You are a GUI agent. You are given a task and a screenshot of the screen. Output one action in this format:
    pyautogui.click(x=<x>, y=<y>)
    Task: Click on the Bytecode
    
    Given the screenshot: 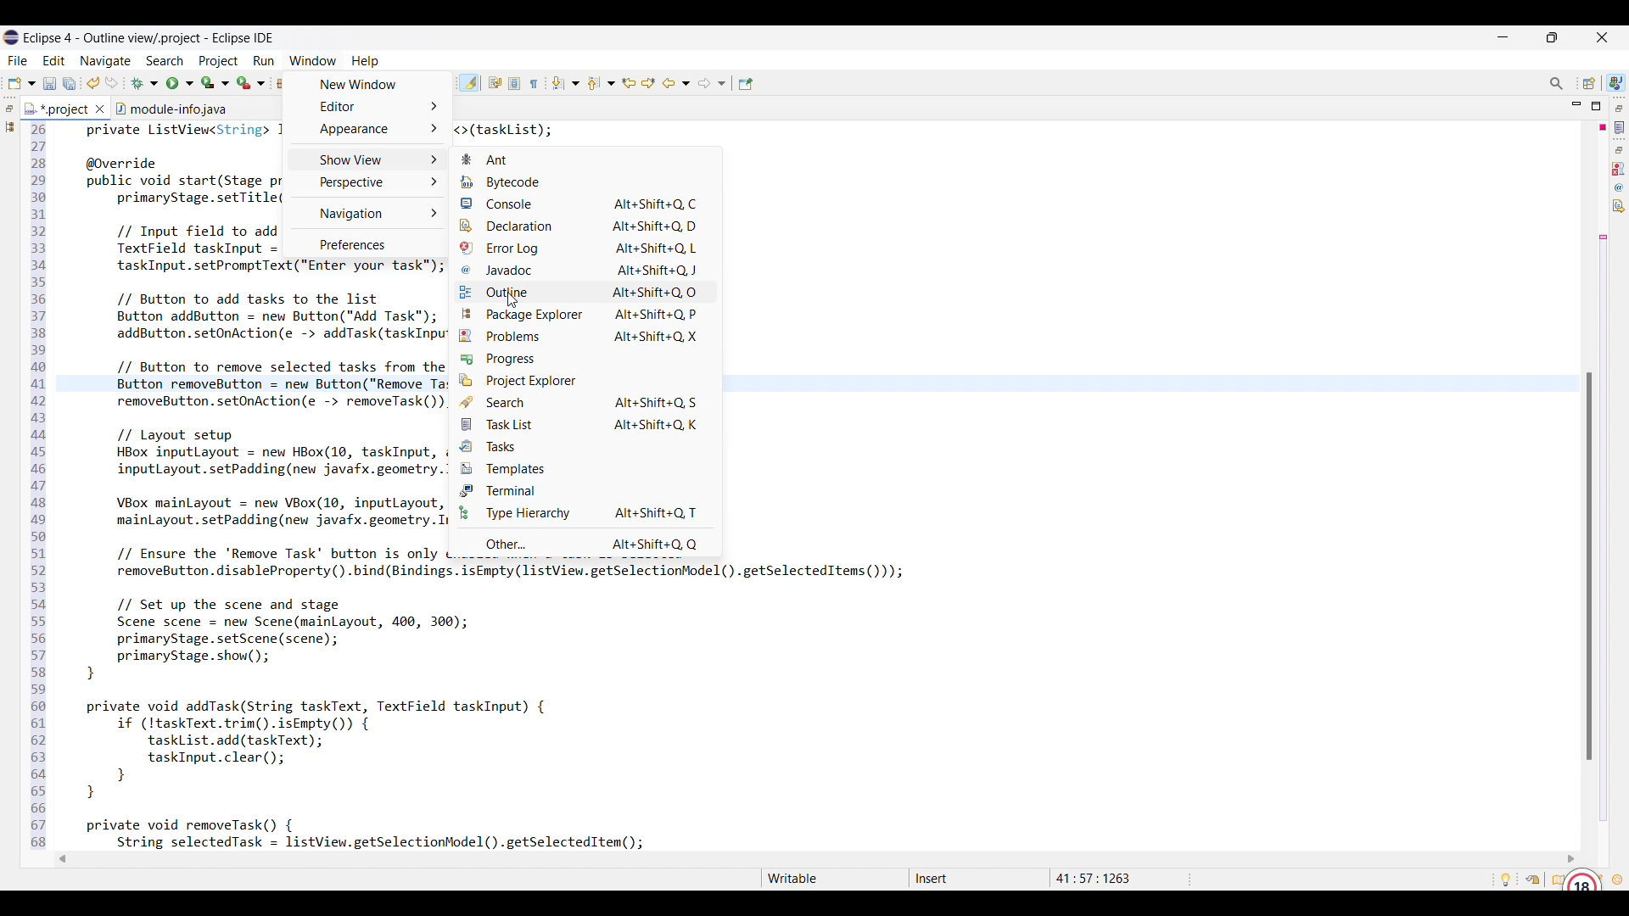 What is the action you would take?
    pyautogui.click(x=583, y=182)
    